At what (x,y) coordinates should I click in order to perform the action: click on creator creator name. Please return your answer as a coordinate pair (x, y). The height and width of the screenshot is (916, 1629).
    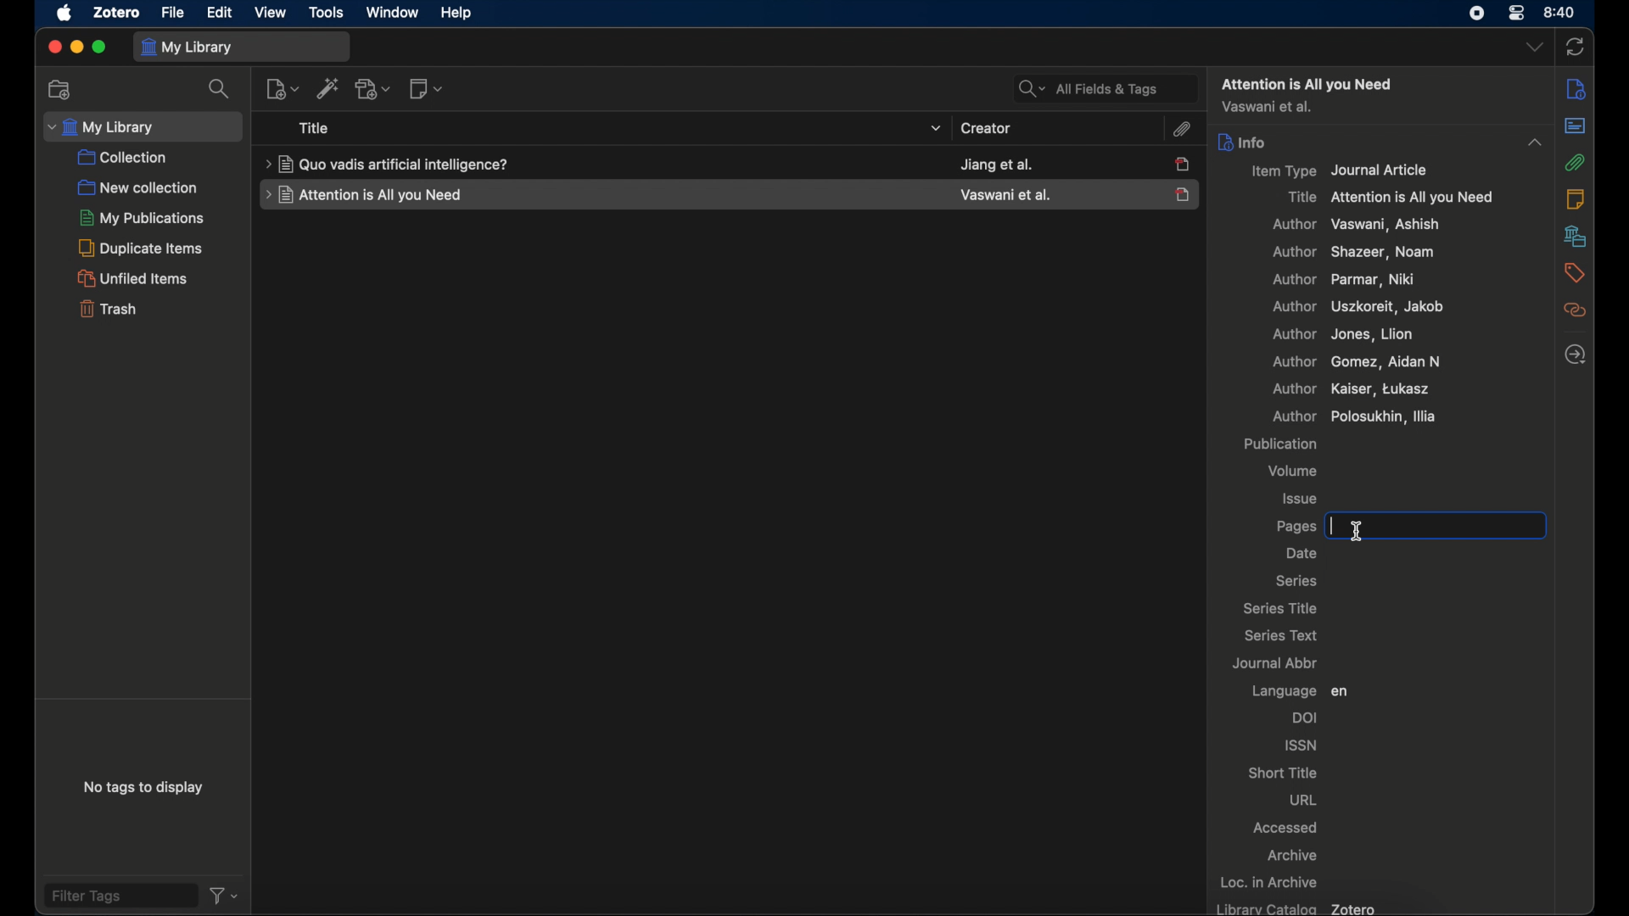
    Looking at the image, I should click on (1004, 195).